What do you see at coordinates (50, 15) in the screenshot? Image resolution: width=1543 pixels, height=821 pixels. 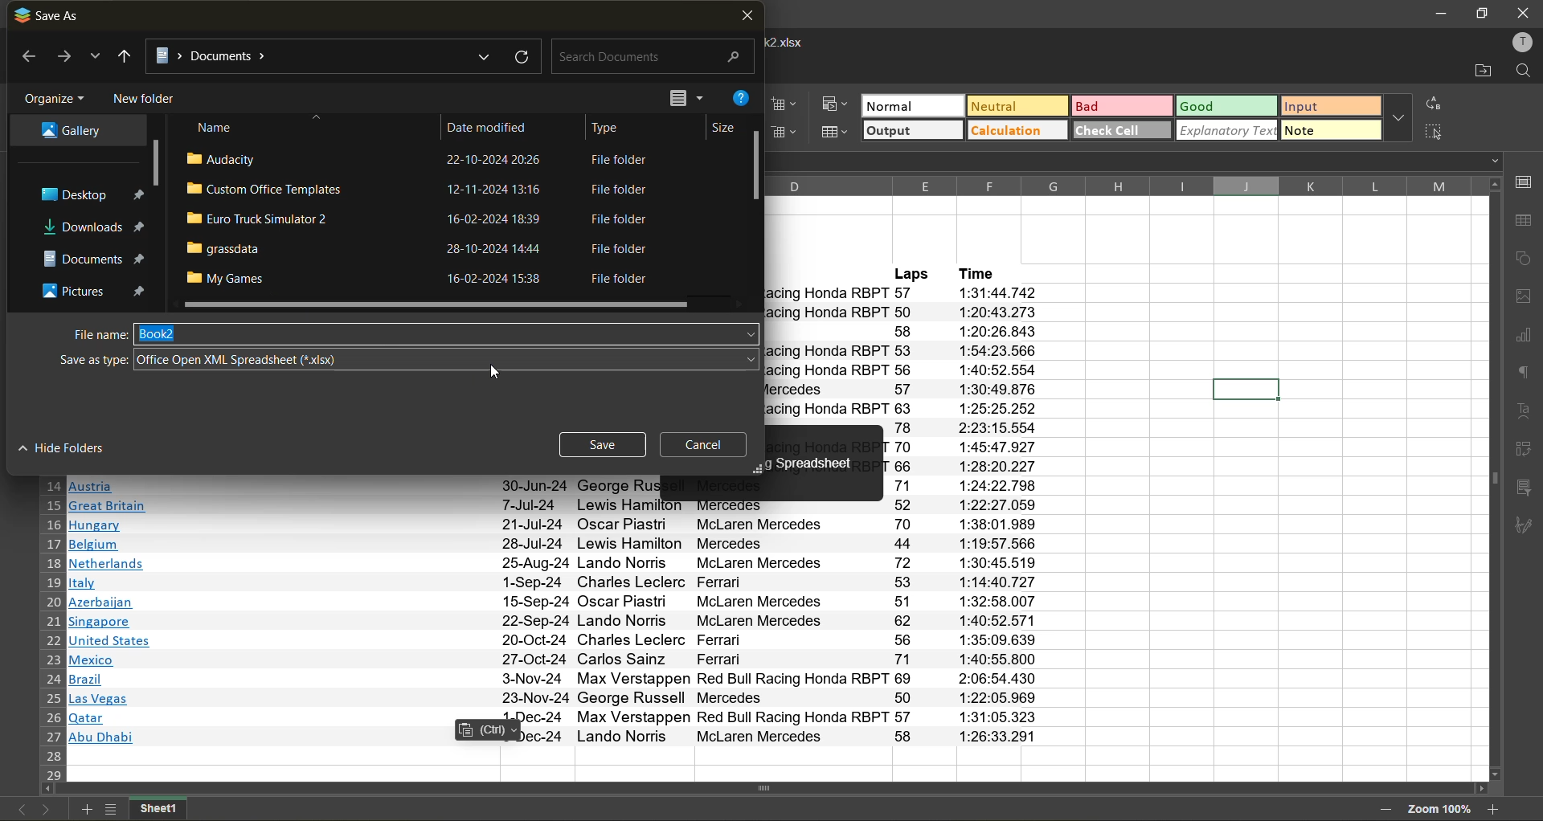 I see `save as` at bounding box center [50, 15].